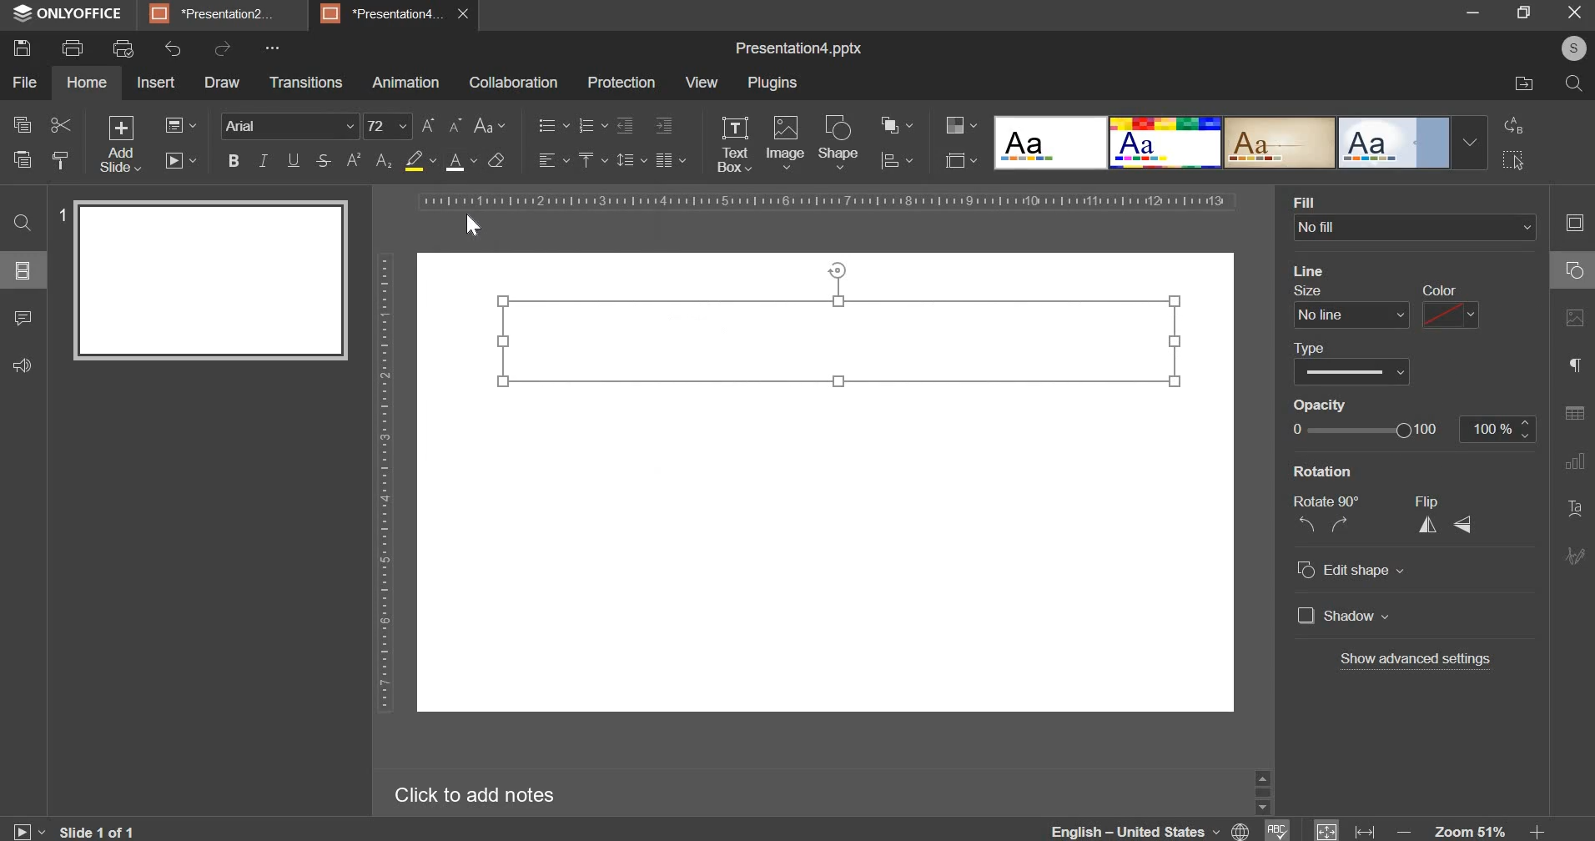 This screenshot has width=1595, height=841. I want to click on background fill, so click(1416, 217).